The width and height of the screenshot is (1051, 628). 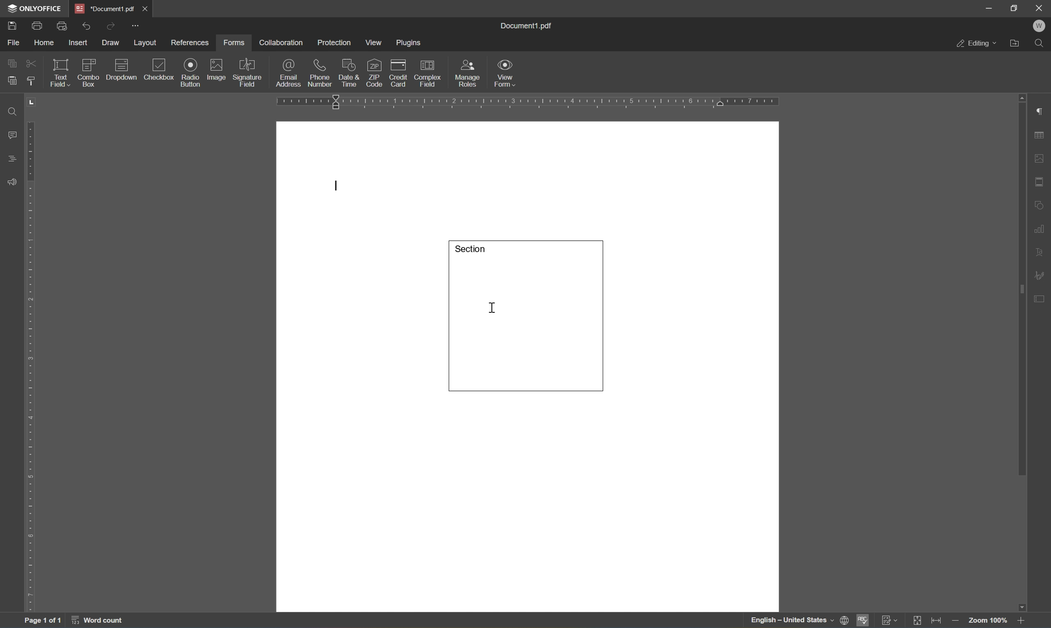 What do you see at coordinates (89, 71) in the screenshot?
I see `combo box` at bounding box center [89, 71].